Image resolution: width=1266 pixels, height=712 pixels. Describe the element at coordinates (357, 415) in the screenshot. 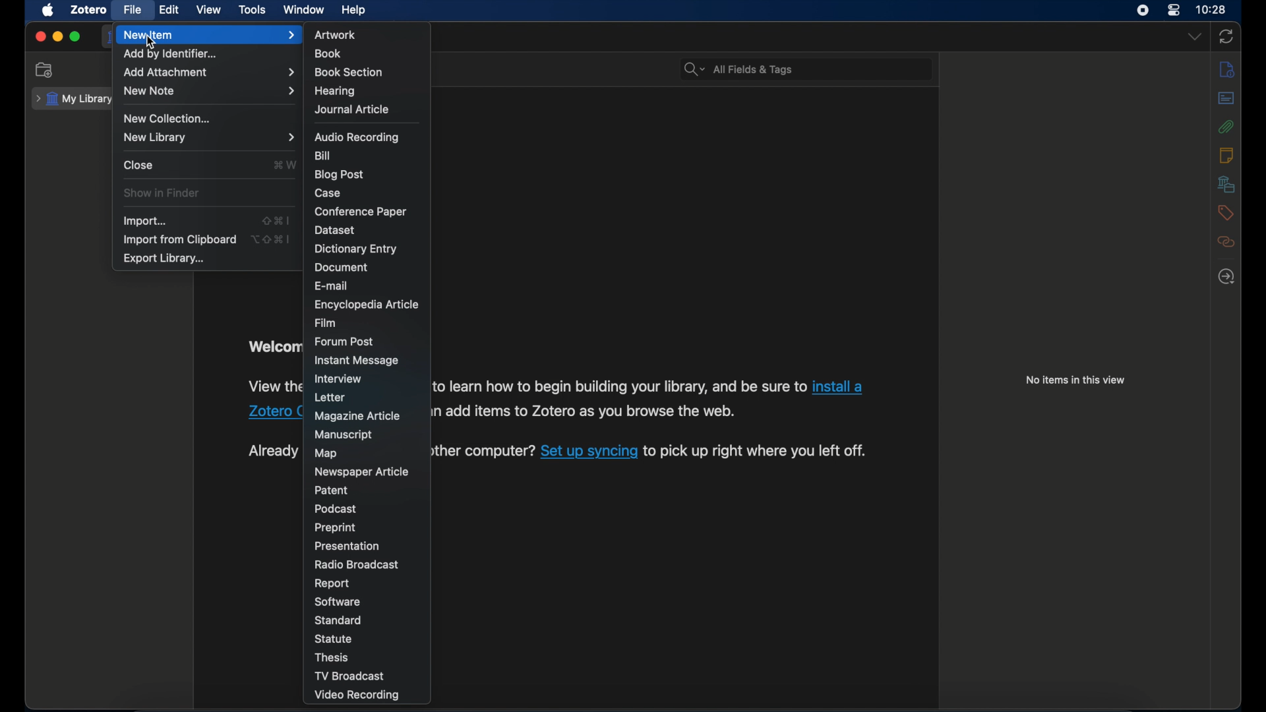

I see `magazine article` at that location.